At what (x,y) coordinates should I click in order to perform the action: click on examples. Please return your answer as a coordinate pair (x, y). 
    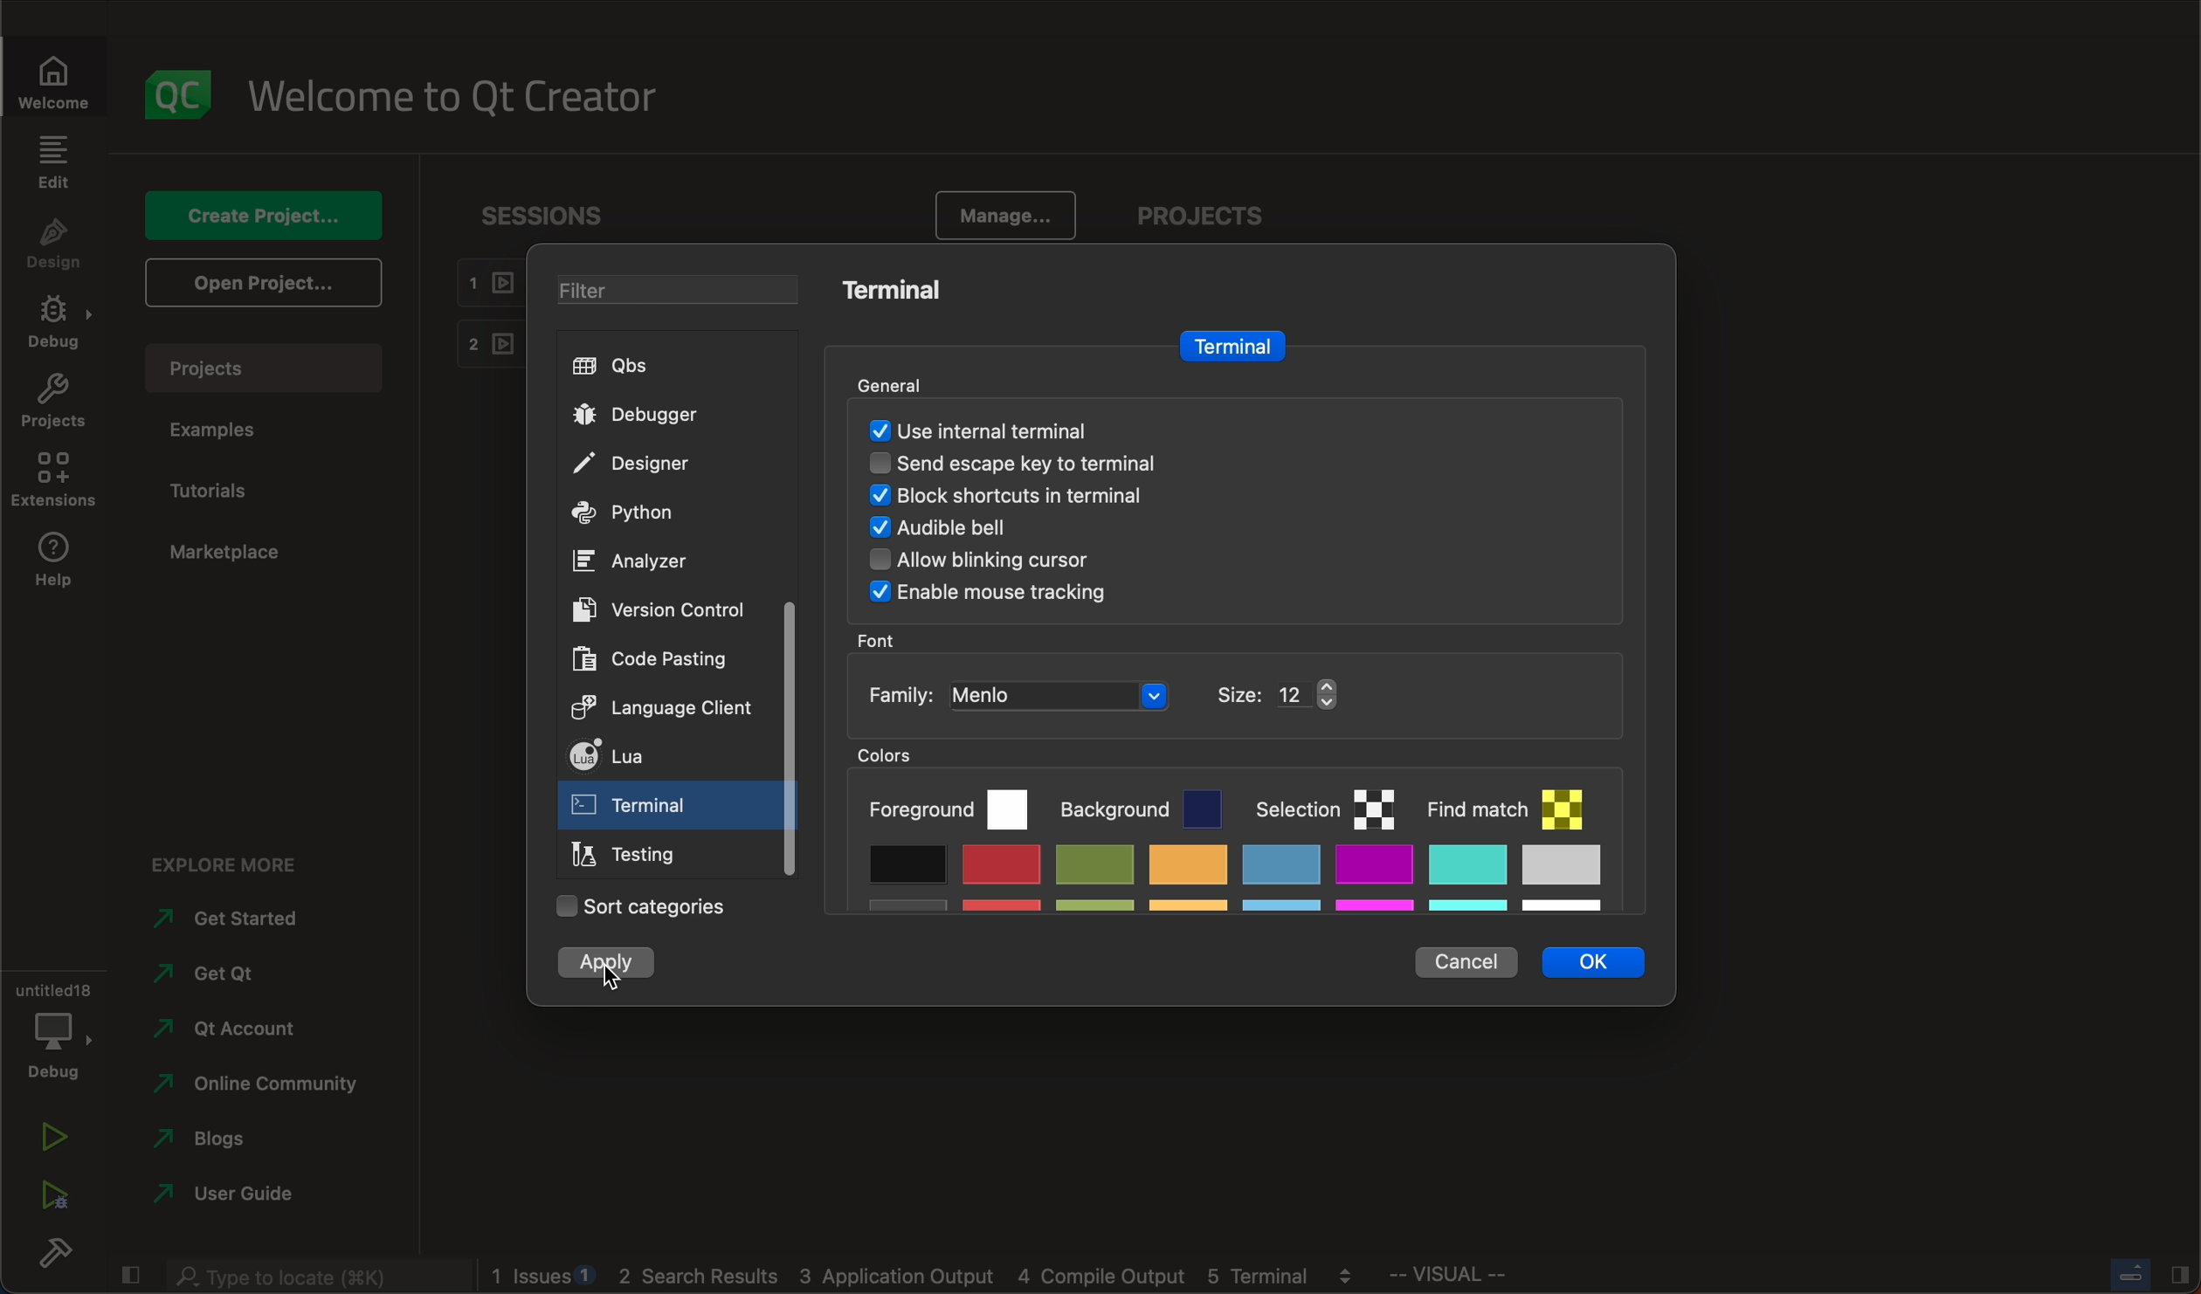
    Looking at the image, I should click on (231, 430).